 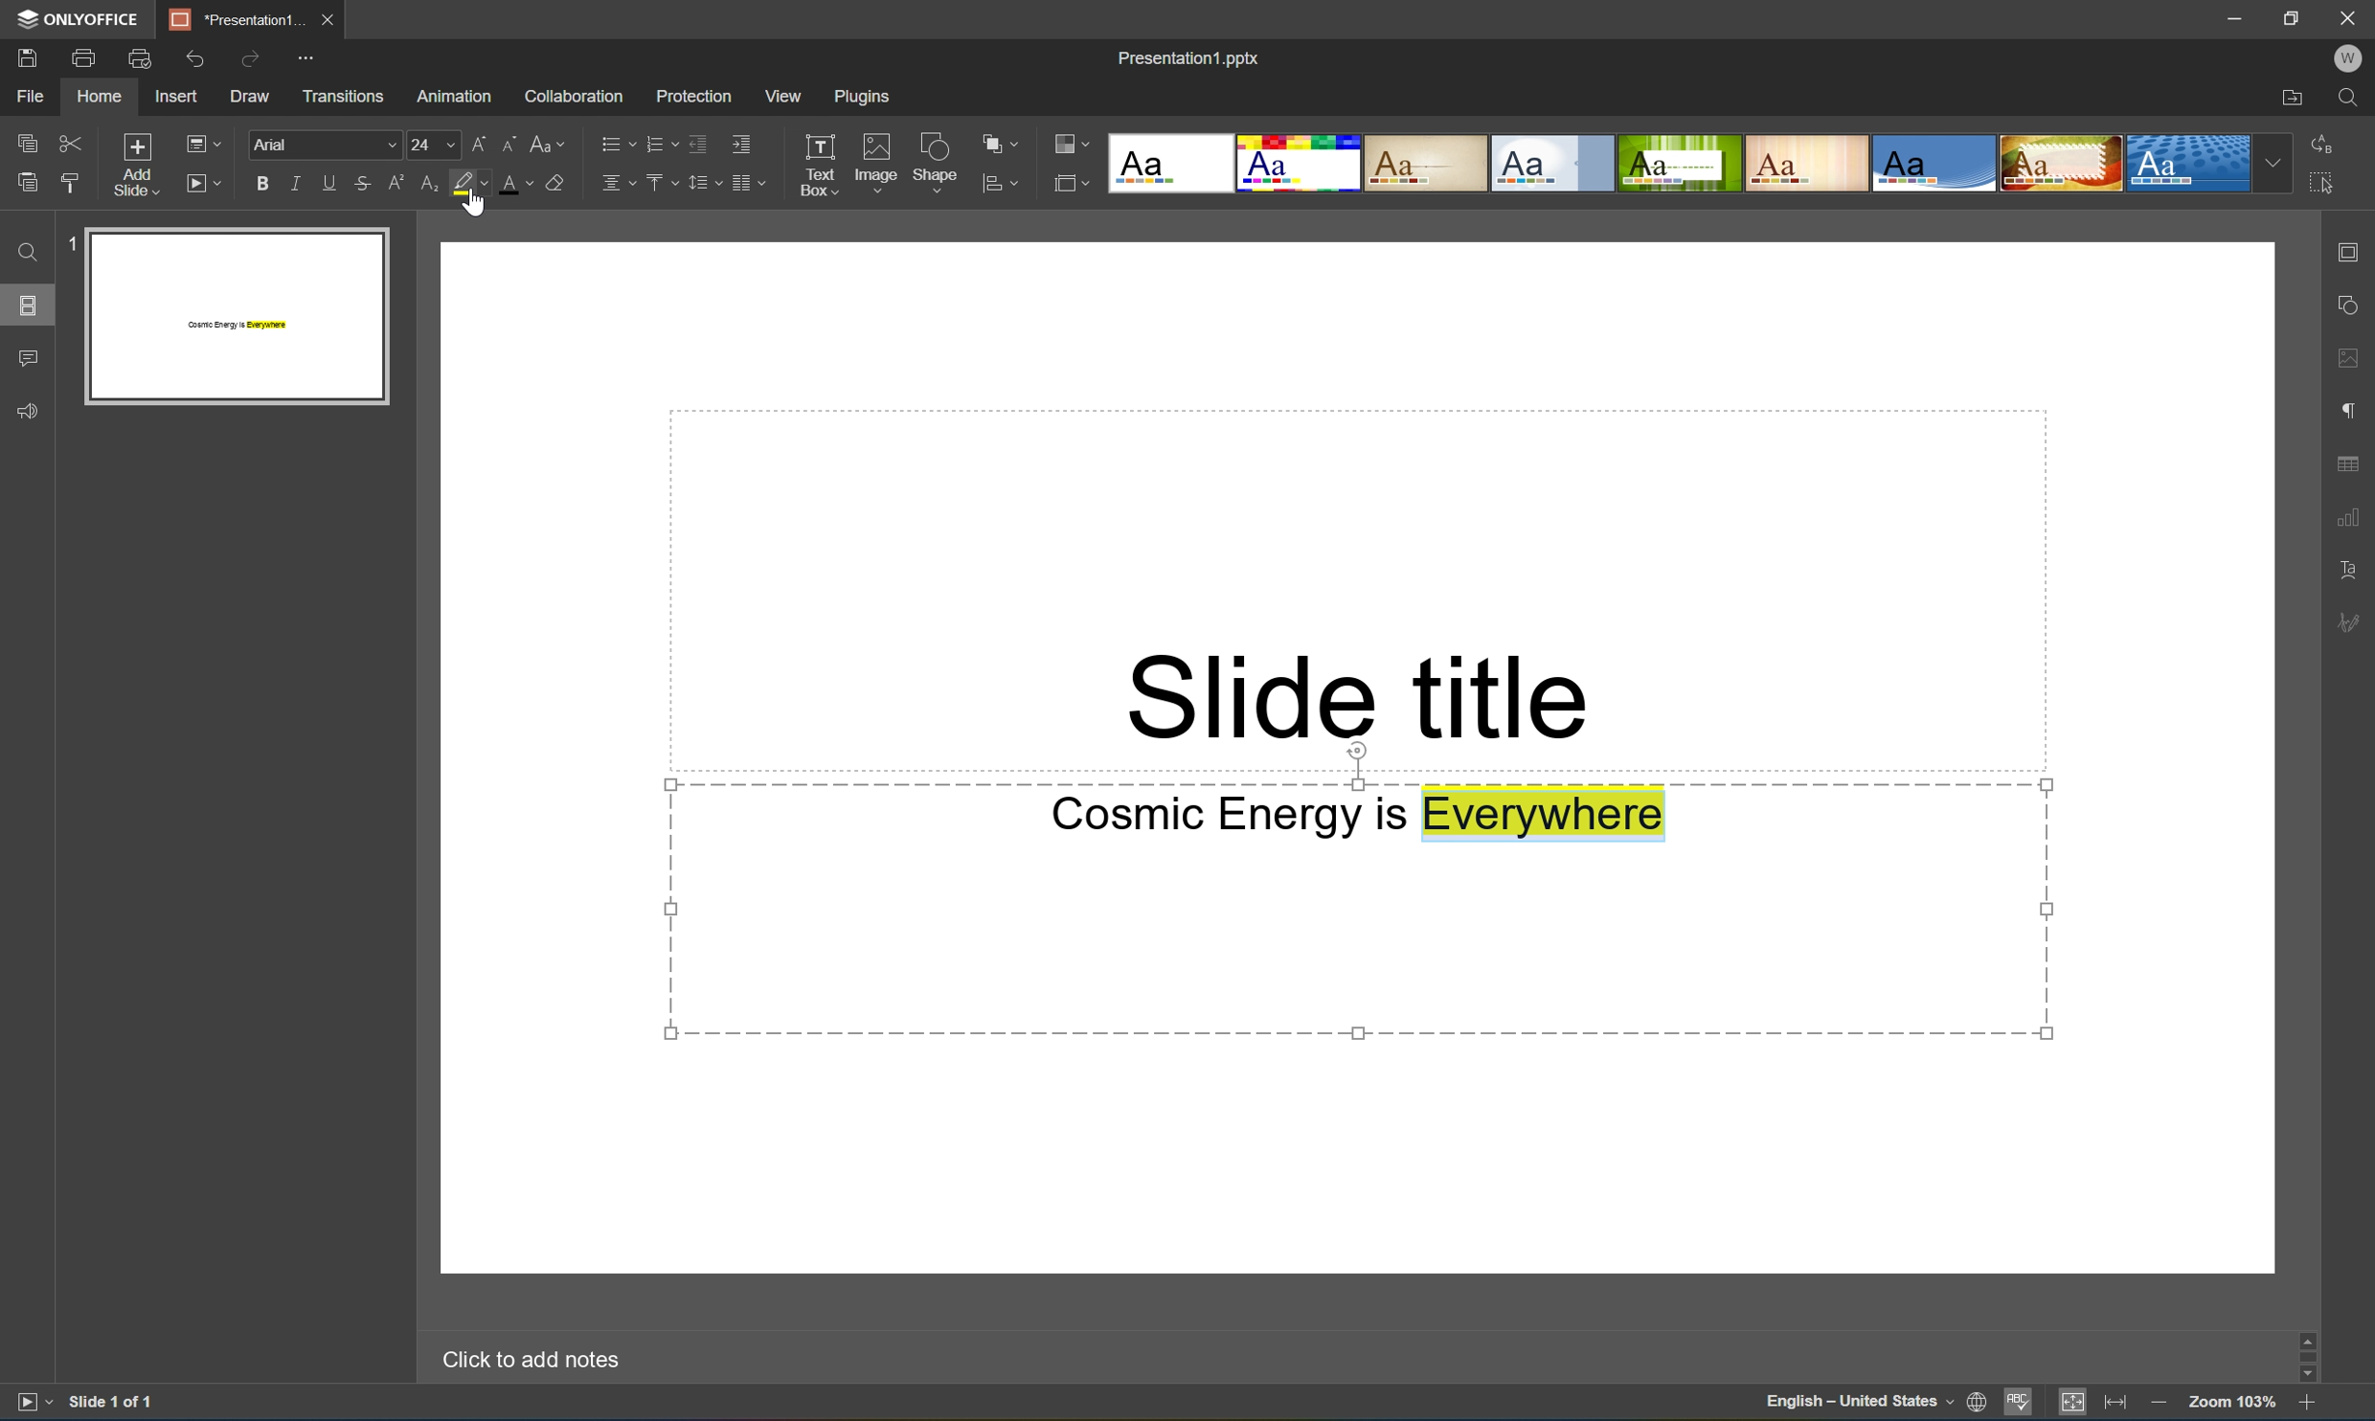 I want to click on Arrange shape, so click(x=993, y=138).